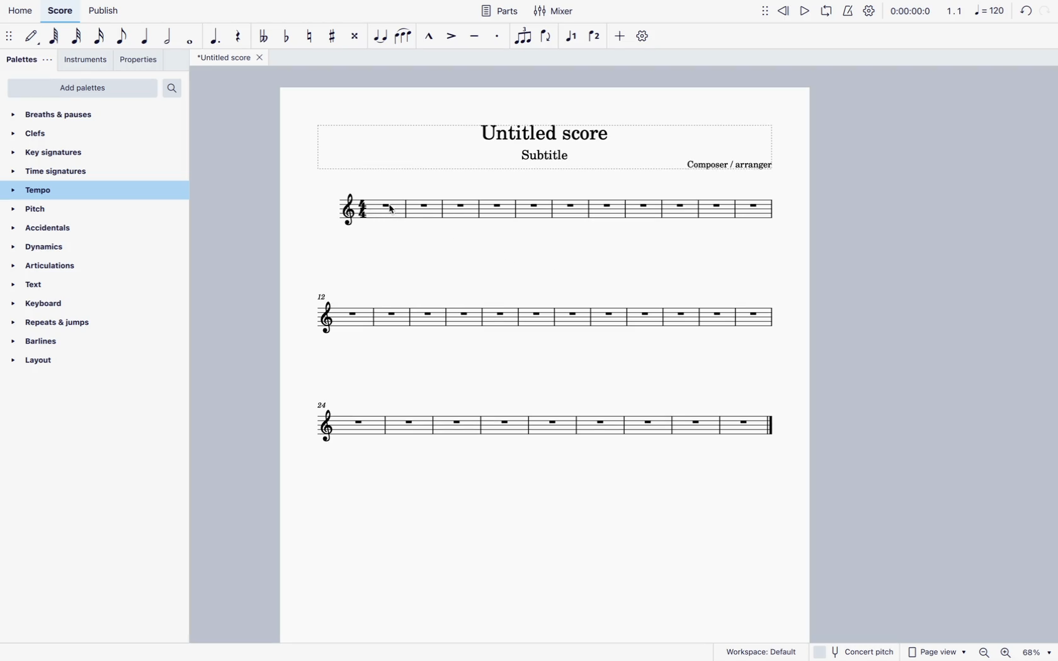  I want to click on default, so click(33, 37).